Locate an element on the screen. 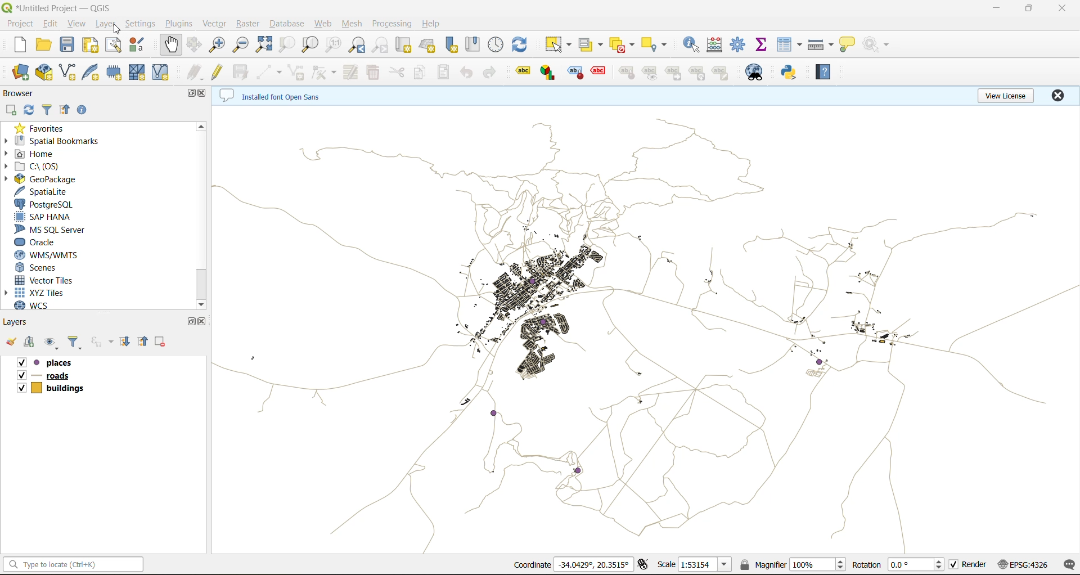 Image resolution: width=1080 pixels, height=575 pixels. toggle edits is located at coordinates (218, 71).